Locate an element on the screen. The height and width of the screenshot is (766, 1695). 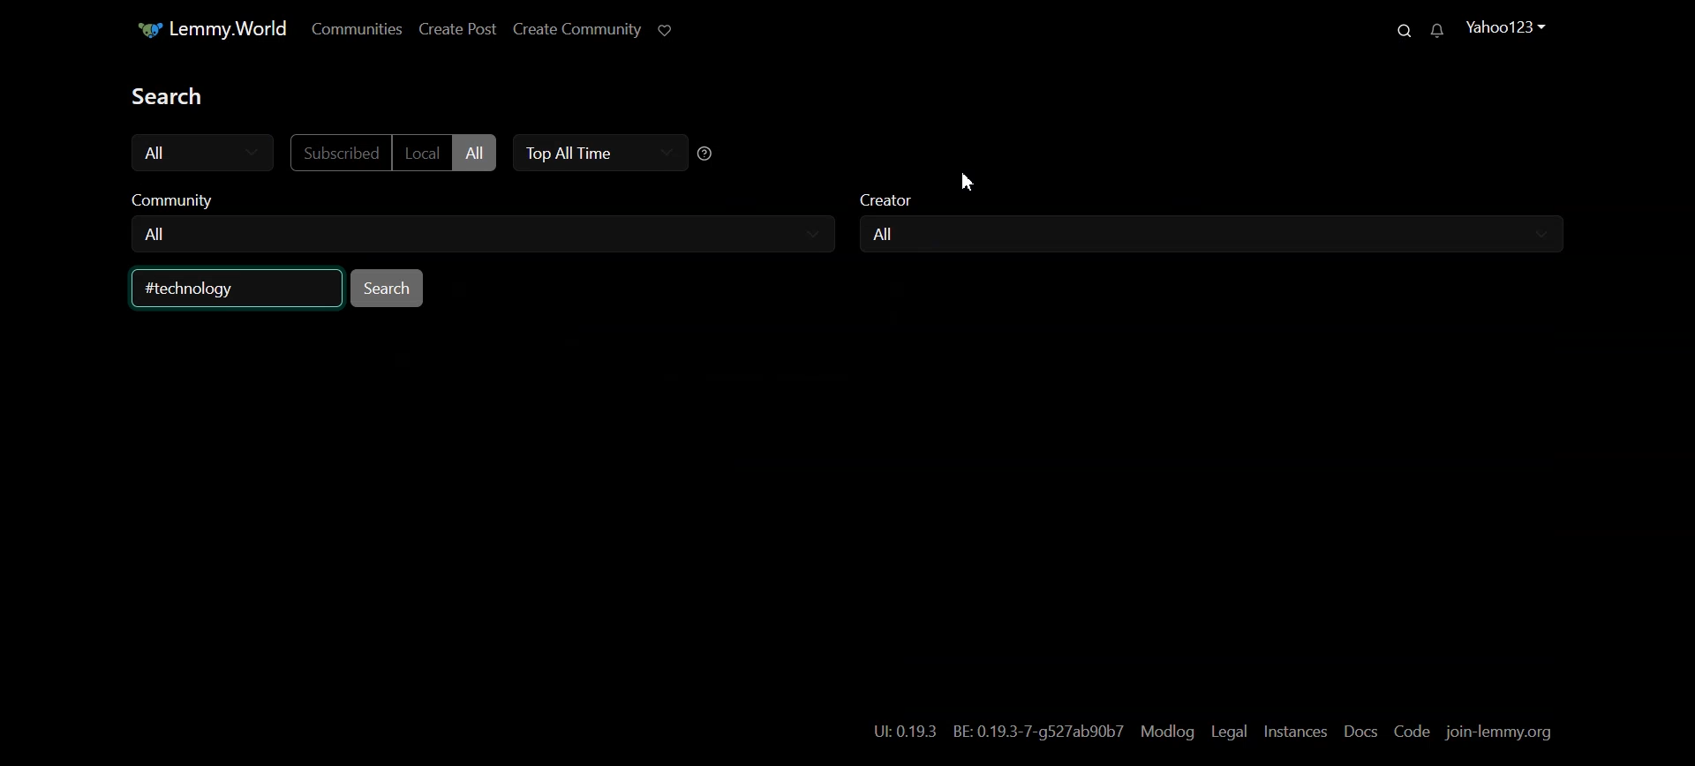
All is located at coordinates (203, 153).